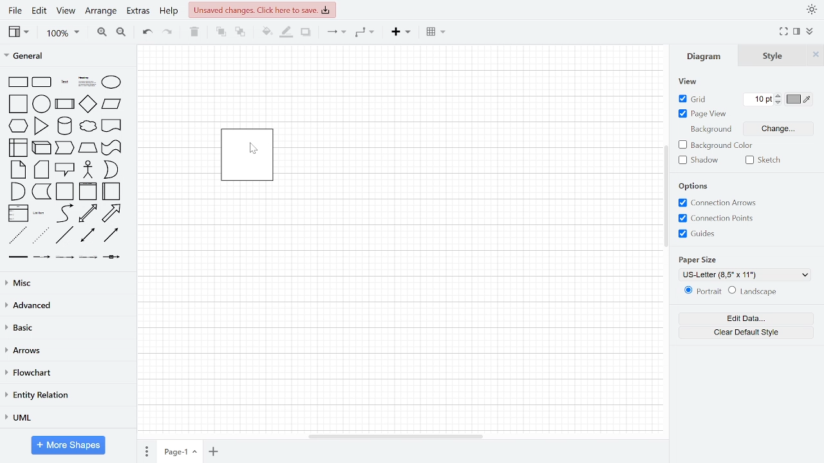 This screenshot has width=824, height=463. Describe the element at coordinates (64, 372) in the screenshot. I see `flowchart` at that location.